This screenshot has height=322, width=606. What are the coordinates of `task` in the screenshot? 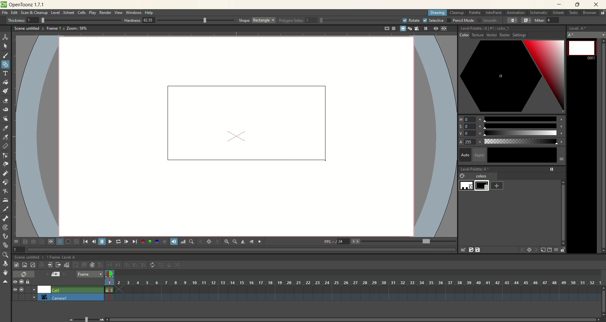 It's located at (573, 14).